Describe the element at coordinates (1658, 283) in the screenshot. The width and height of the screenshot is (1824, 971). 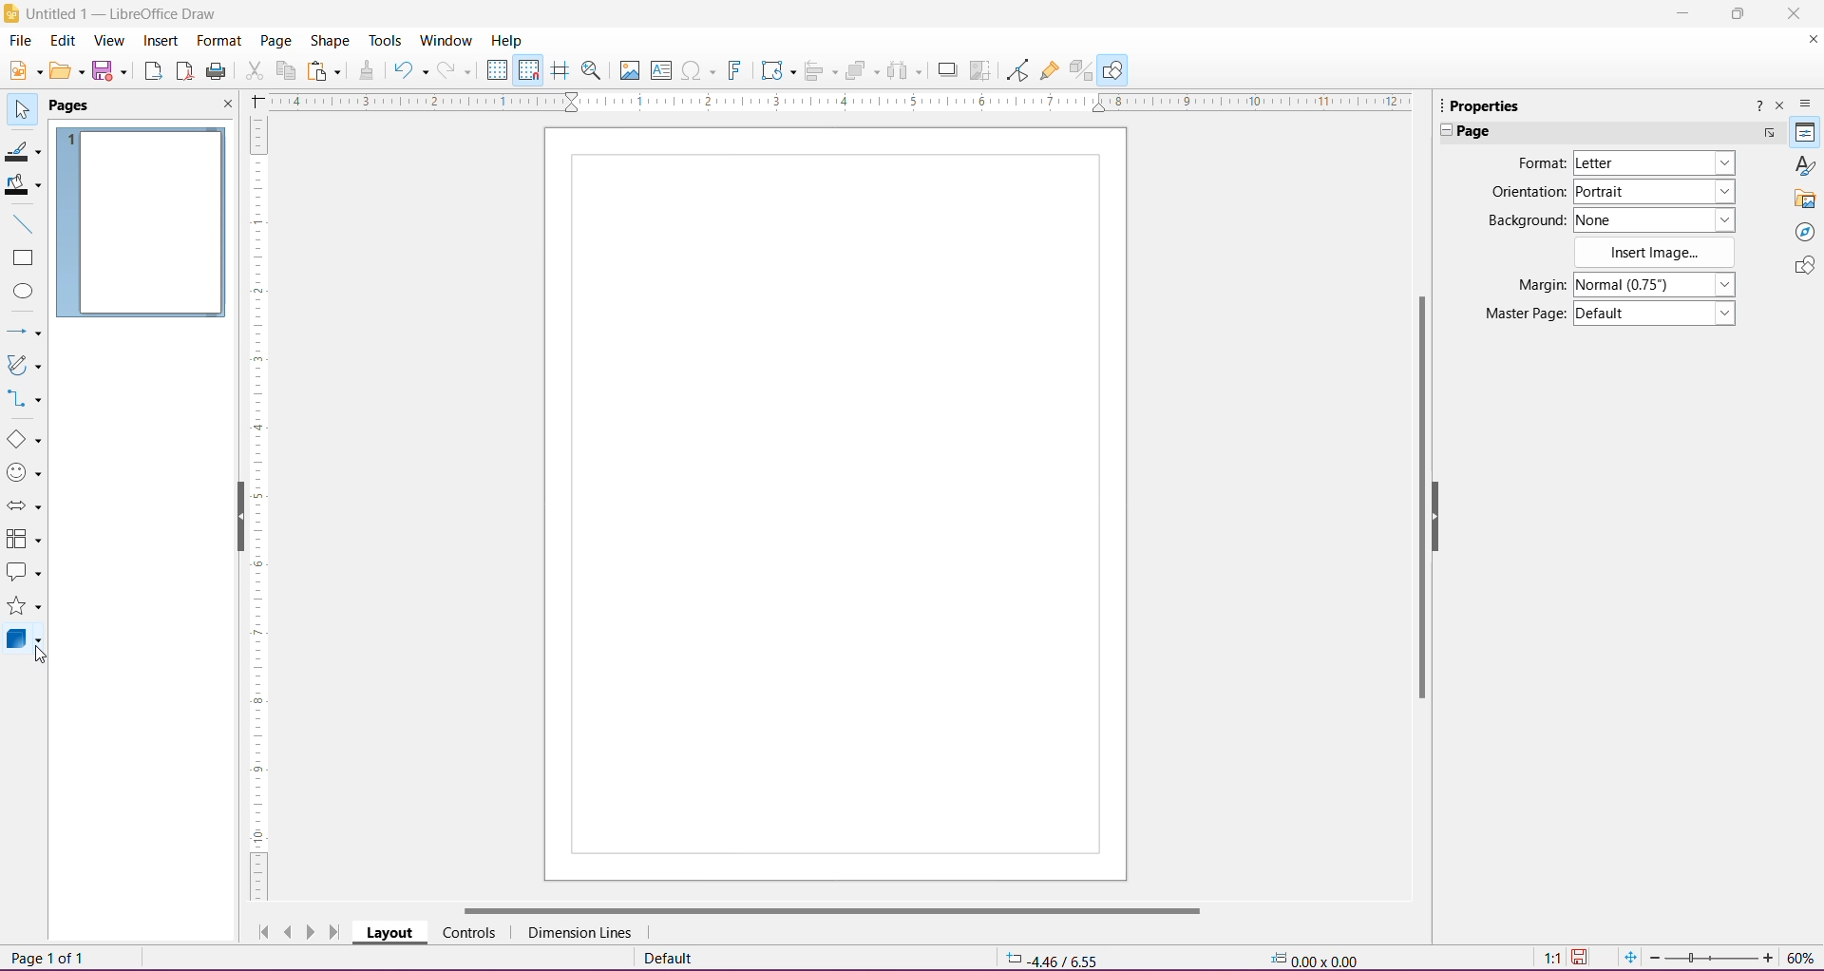
I see `Set page margin dimensions` at that location.